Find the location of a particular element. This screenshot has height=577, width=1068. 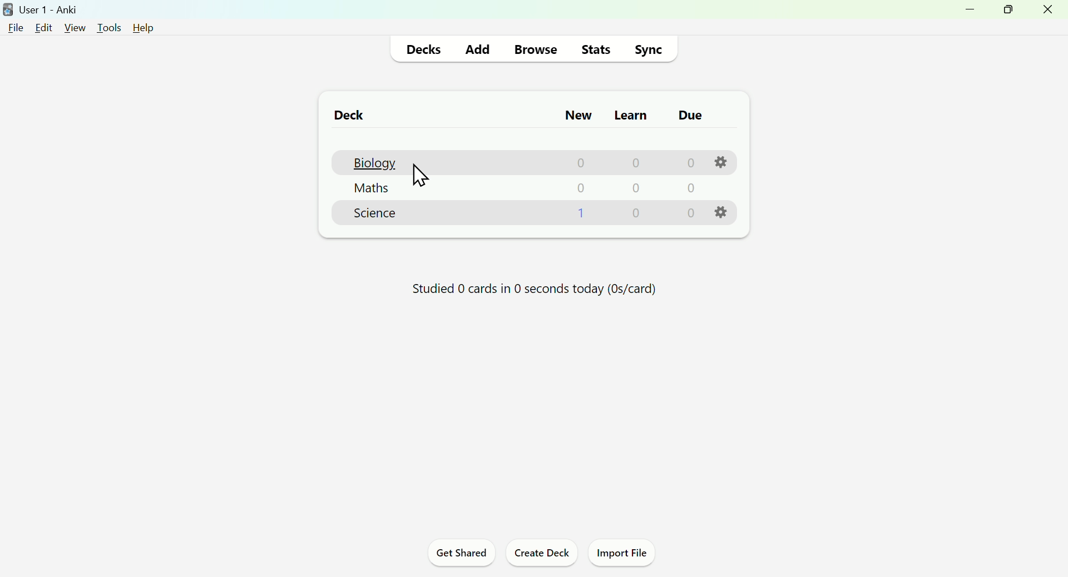

settingd is located at coordinates (718, 161).